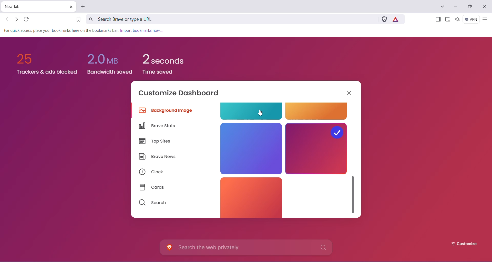 The width and height of the screenshot is (492, 262). What do you see at coordinates (111, 62) in the screenshot?
I see `2.0 Bandwidth saved` at bounding box center [111, 62].